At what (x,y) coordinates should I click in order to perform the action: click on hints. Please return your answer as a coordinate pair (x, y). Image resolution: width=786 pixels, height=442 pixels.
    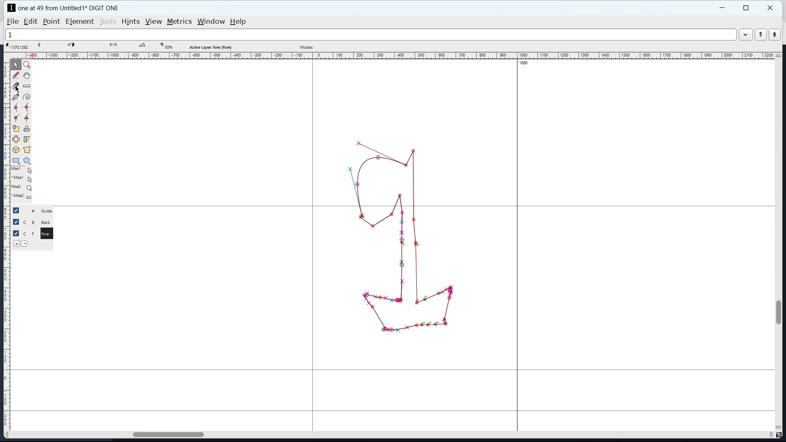
    Looking at the image, I should click on (131, 21).